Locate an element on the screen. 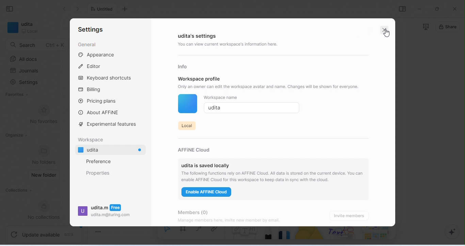 The width and height of the screenshot is (465, 246). billing is located at coordinates (92, 90).